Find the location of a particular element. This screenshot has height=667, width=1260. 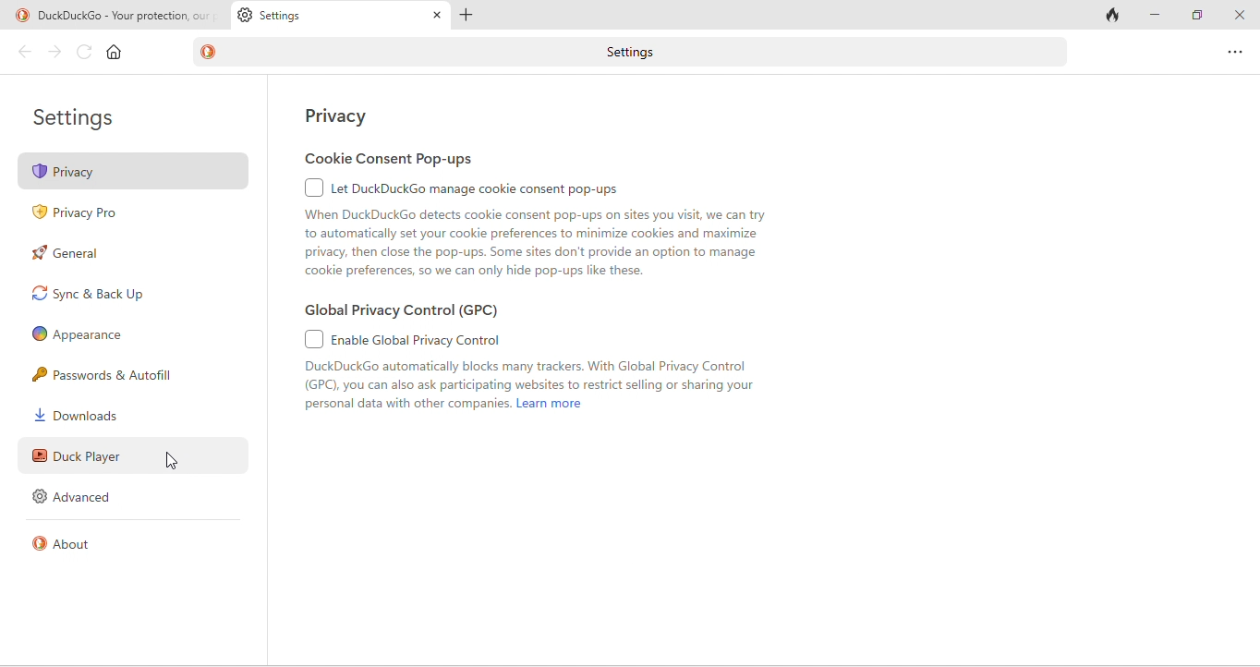

enable global privacy control is located at coordinates (537, 373).